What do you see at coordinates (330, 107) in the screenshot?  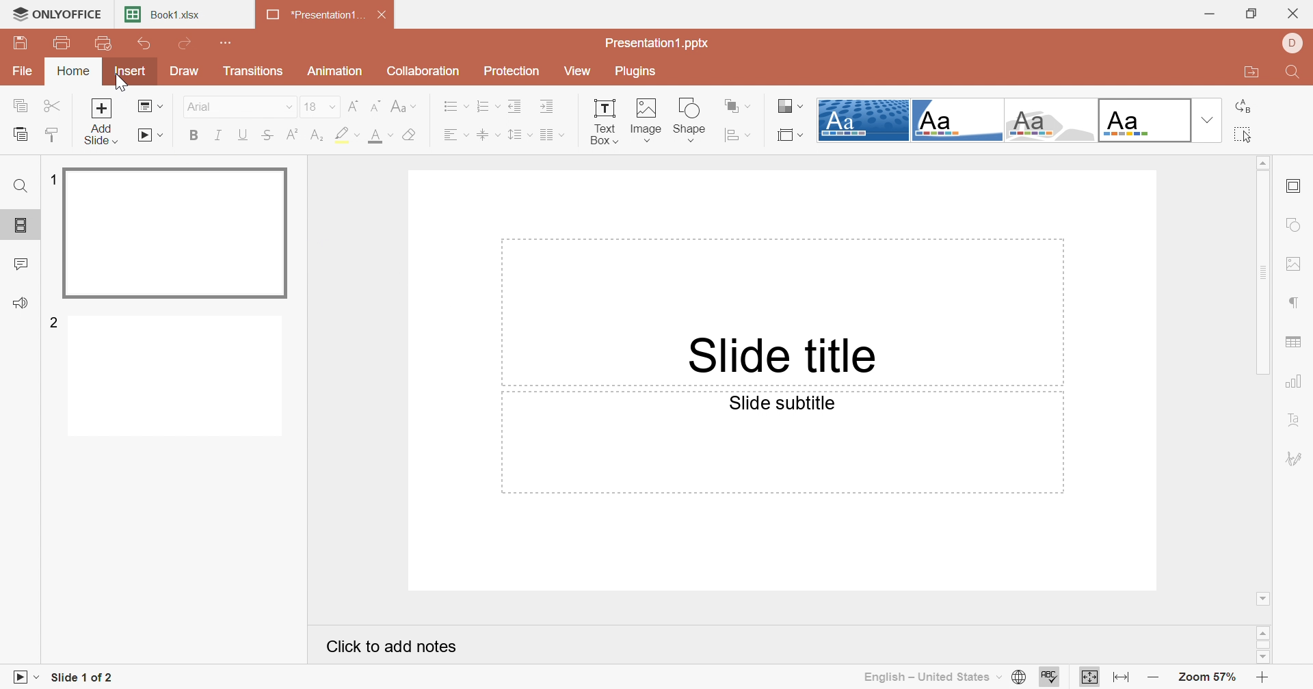 I see `Drop Down` at bounding box center [330, 107].